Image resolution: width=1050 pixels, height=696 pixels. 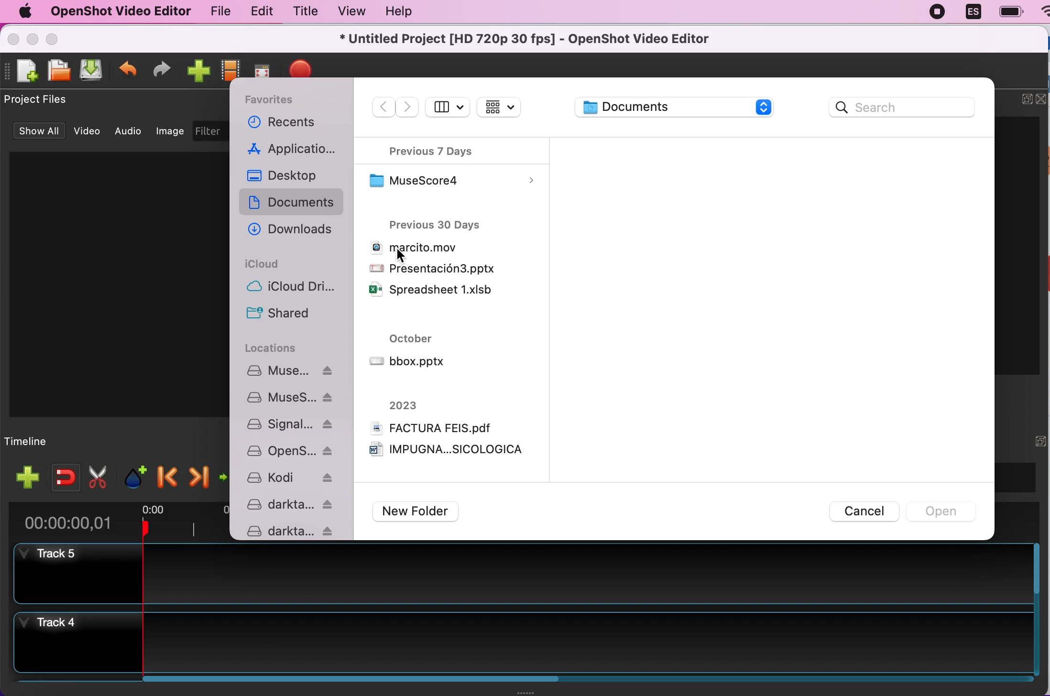 What do you see at coordinates (294, 303) in the screenshot?
I see `folders` at bounding box center [294, 303].